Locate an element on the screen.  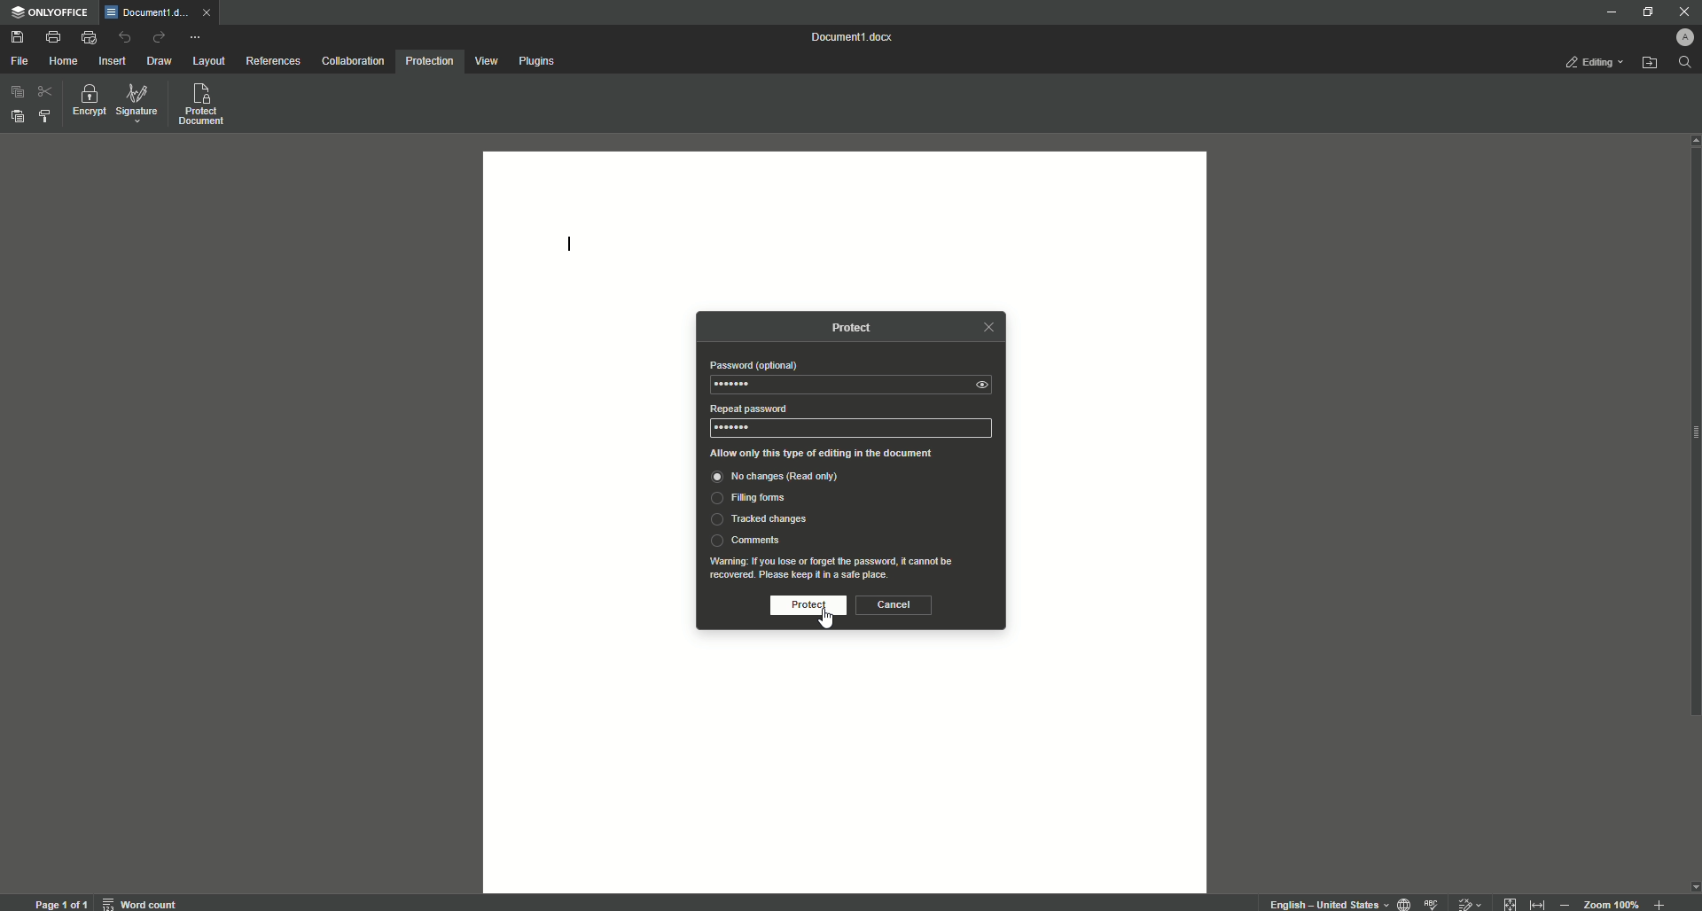
seen is located at coordinates (987, 385).